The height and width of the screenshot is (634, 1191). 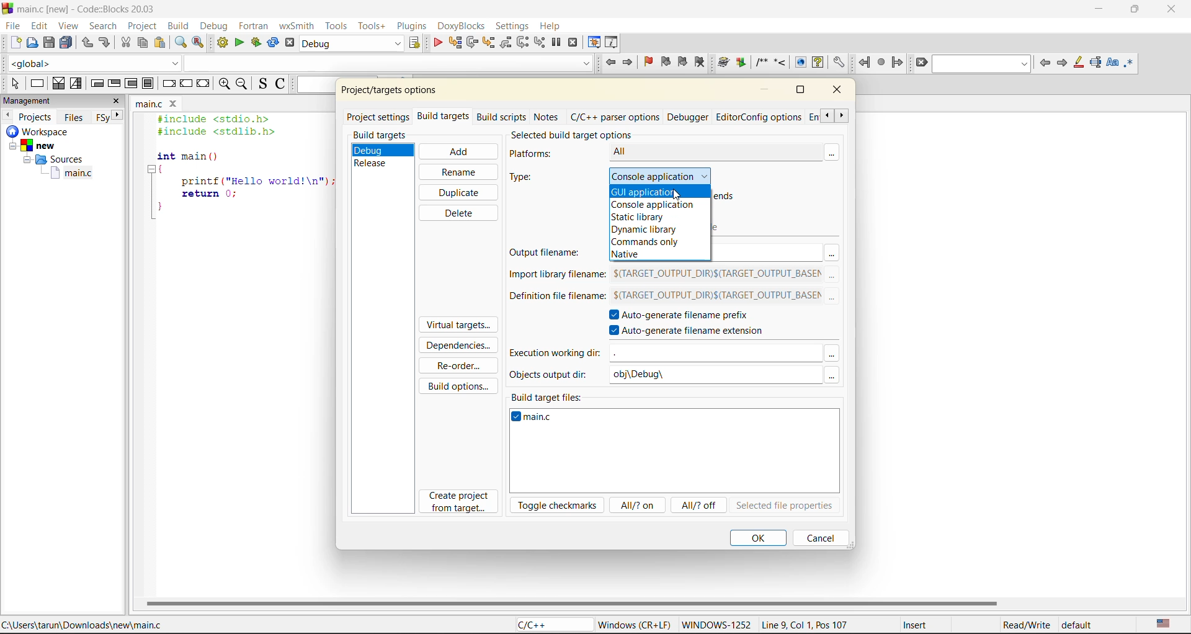 What do you see at coordinates (147, 104) in the screenshot?
I see `main.c` at bounding box center [147, 104].